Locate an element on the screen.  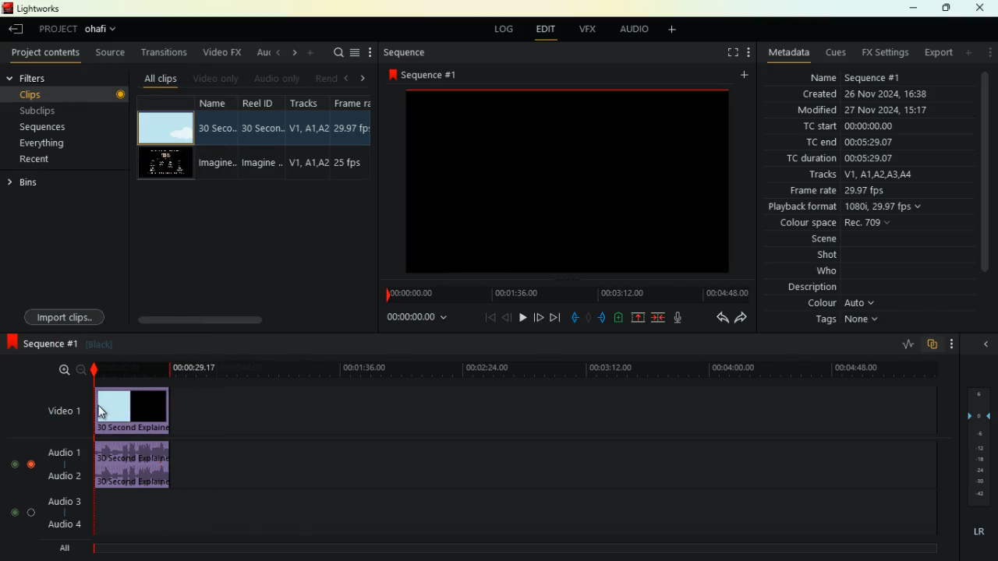
add is located at coordinates (970, 52).